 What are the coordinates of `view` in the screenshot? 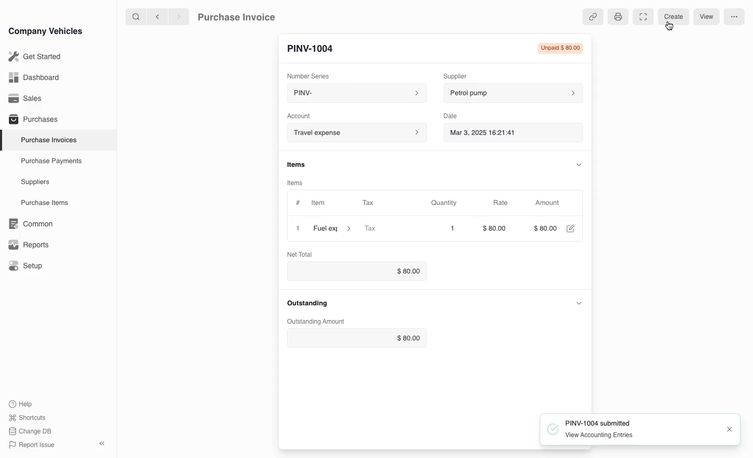 It's located at (706, 17).